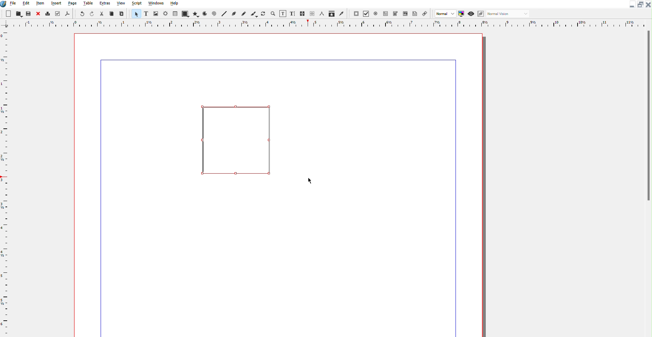  Describe the element at coordinates (195, 14) in the screenshot. I see `Polygons` at that location.